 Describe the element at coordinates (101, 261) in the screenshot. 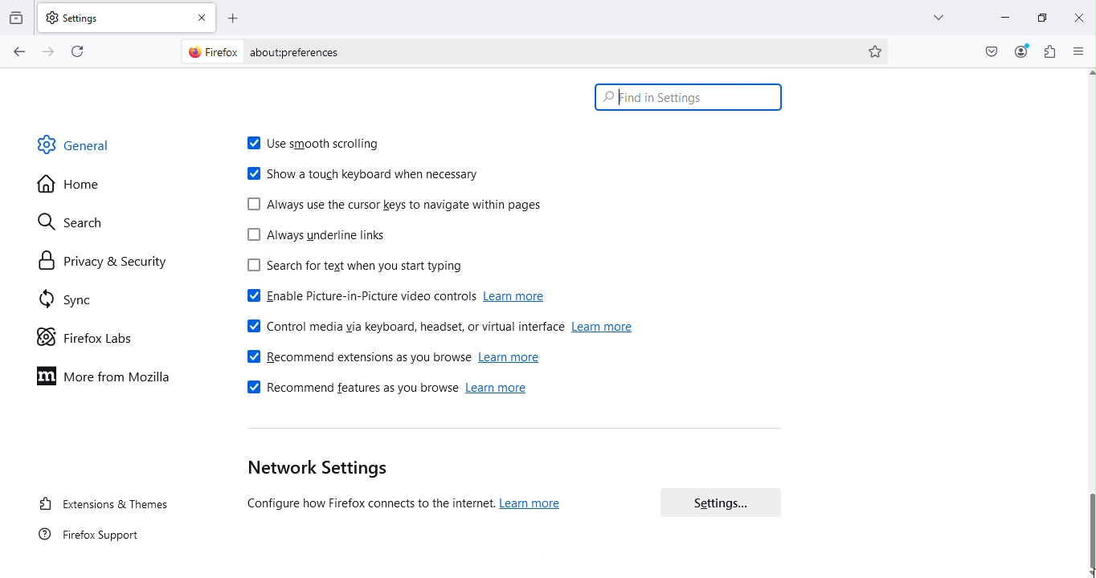

I see `Privacy and security` at that location.